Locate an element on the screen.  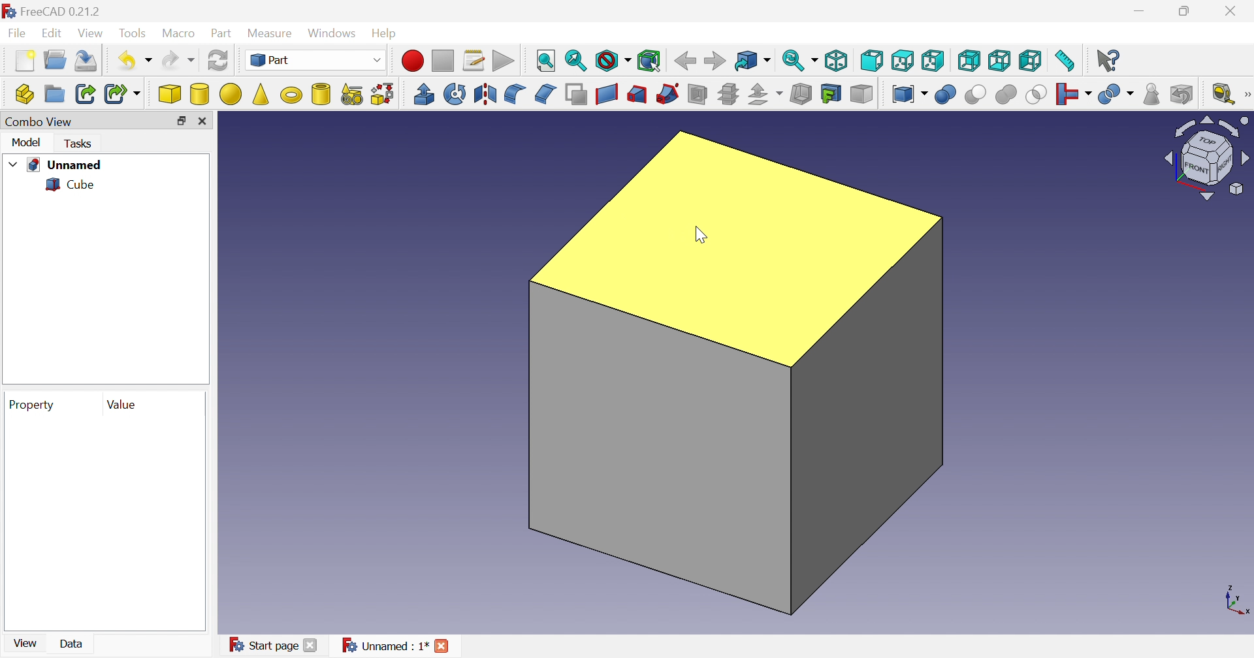
Fit style is located at coordinates (547, 61).